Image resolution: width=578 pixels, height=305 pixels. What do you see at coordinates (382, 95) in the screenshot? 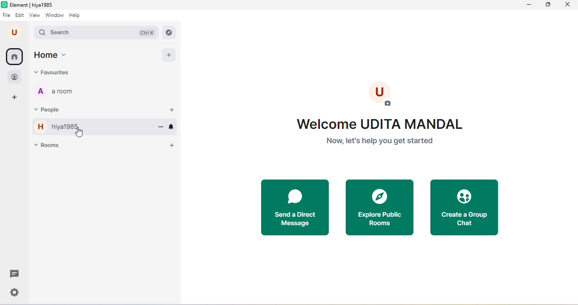
I see `U Profile` at bounding box center [382, 95].